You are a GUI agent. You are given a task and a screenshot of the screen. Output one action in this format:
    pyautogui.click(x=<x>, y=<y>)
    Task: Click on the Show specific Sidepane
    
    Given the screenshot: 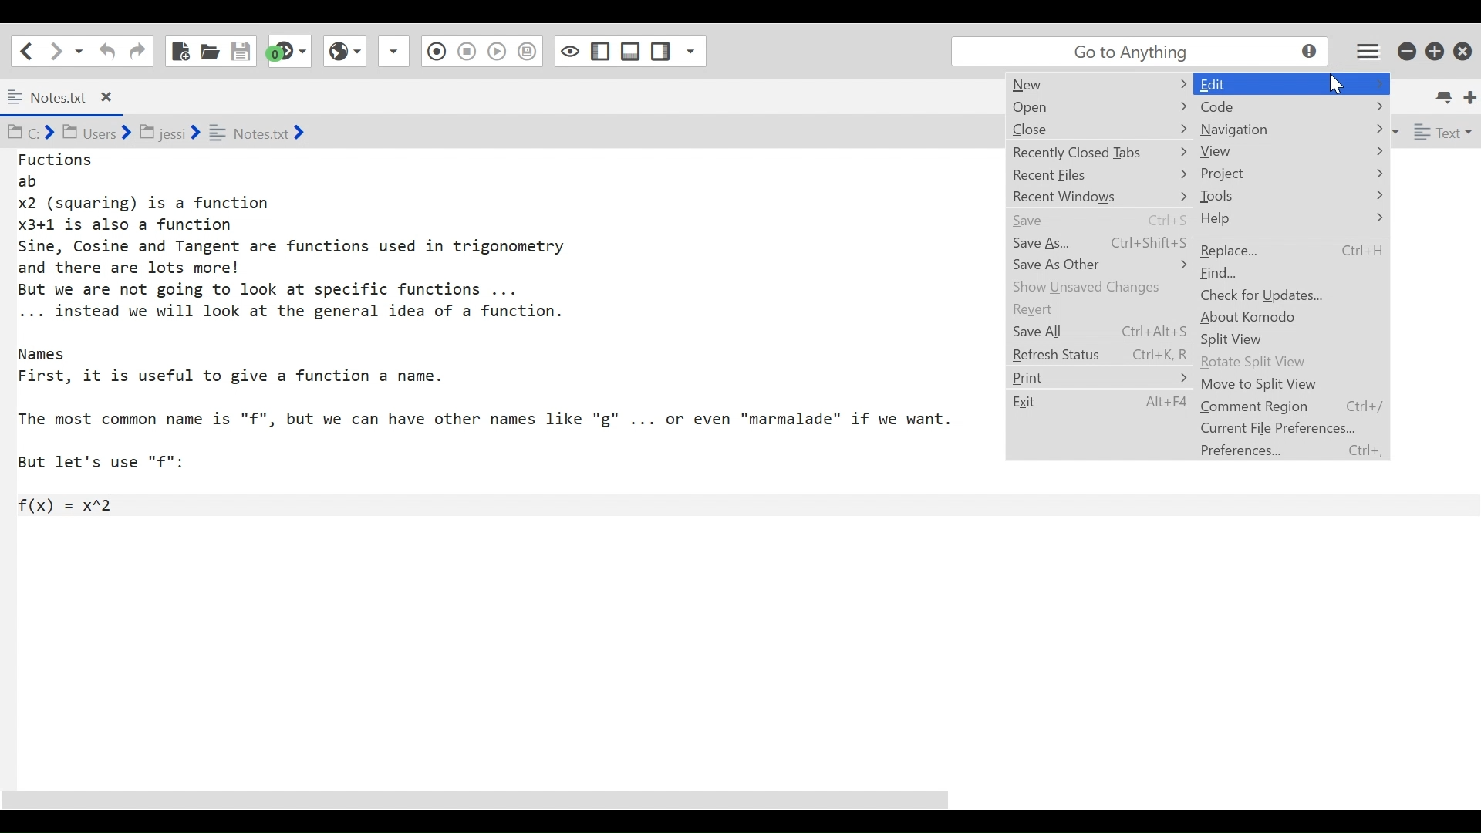 What is the action you would take?
    pyautogui.click(x=678, y=52)
    